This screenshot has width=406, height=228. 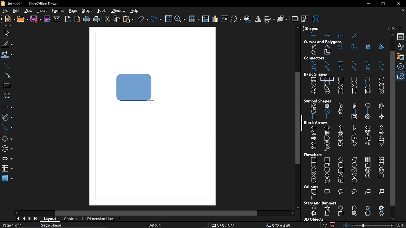 What do you see at coordinates (347, 66) in the screenshot?
I see `connectors` at bounding box center [347, 66].